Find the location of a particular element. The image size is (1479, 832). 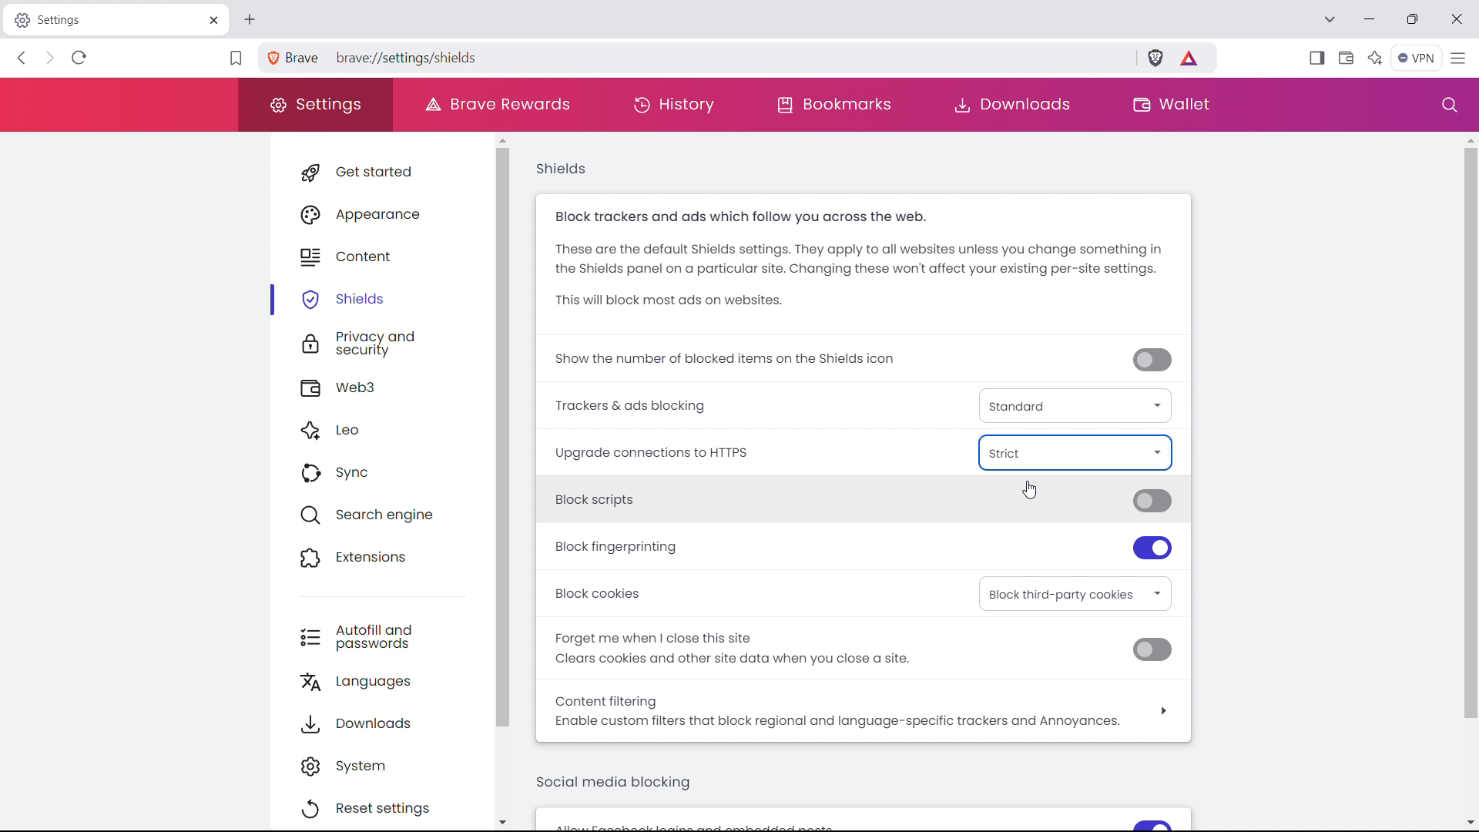

toggle off is located at coordinates (1152, 650).